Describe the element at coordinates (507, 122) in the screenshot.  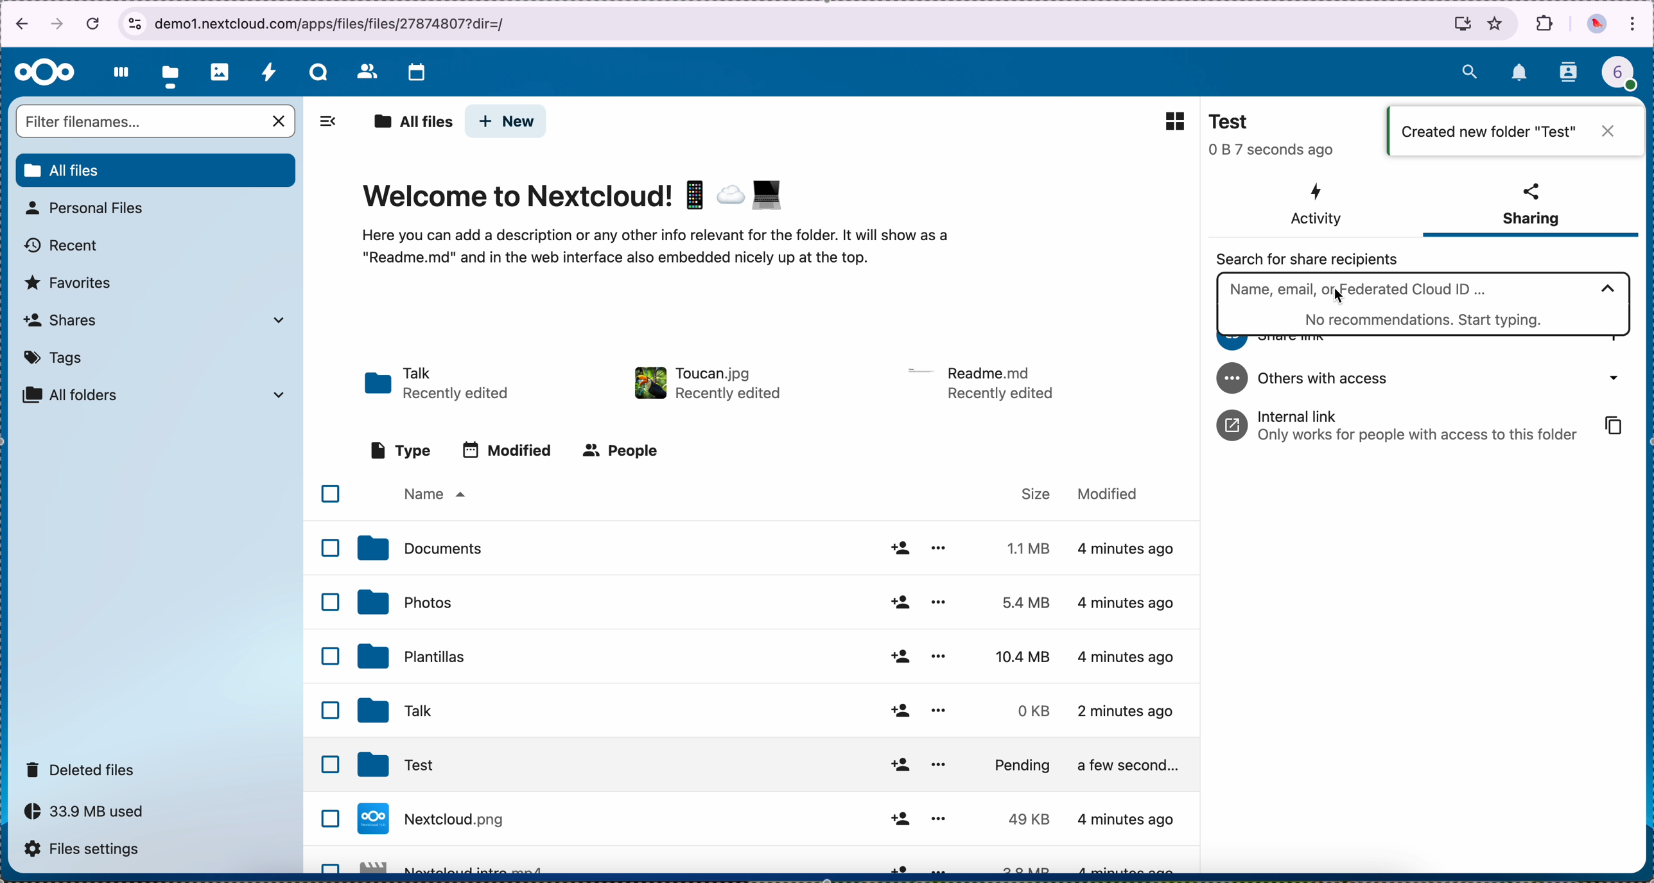
I see `click on new button` at that location.